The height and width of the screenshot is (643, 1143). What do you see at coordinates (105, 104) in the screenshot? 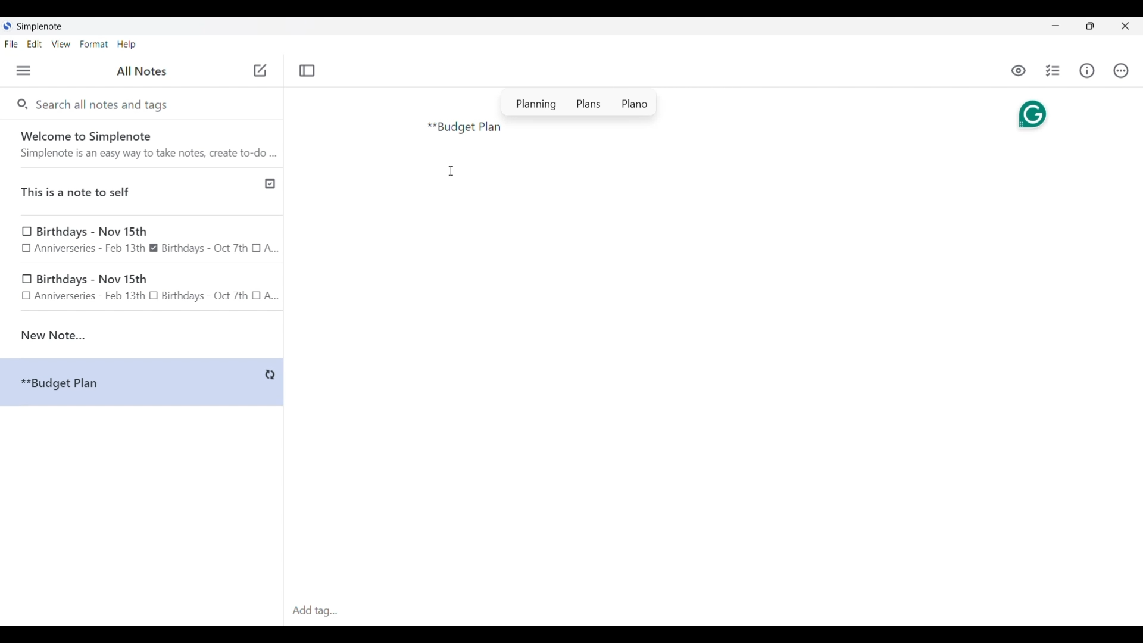
I see `Search all notes and tags` at bounding box center [105, 104].